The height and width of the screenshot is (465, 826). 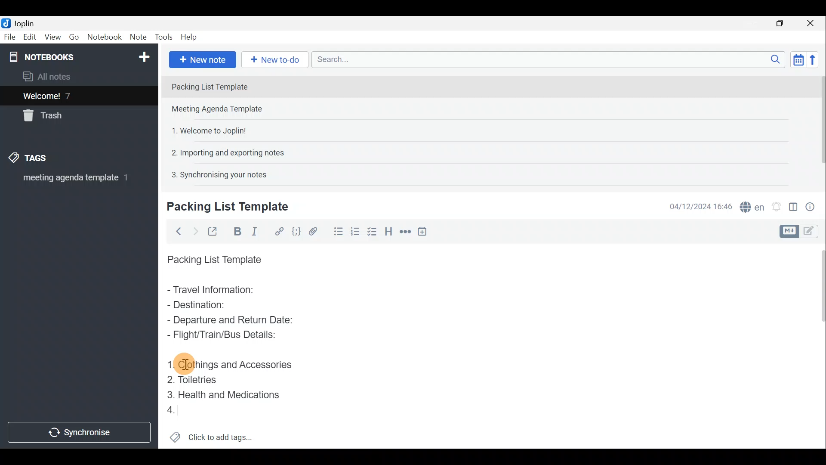 I want to click on Insert time, so click(x=425, y=231).